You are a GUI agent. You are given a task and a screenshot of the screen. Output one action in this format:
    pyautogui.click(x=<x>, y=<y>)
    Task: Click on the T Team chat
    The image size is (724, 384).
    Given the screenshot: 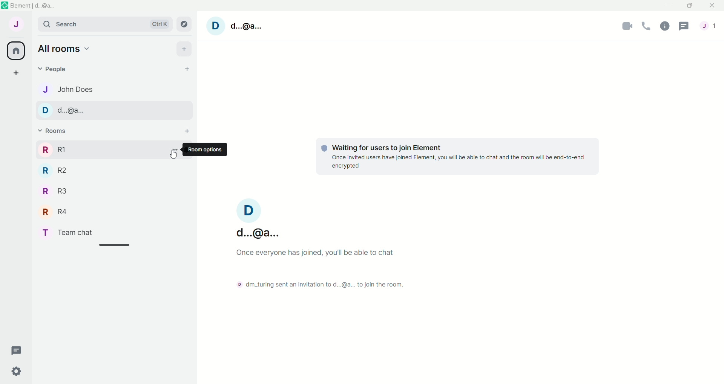 What is the action you would take?
    pyautogui.click(x=77, y=233)
    